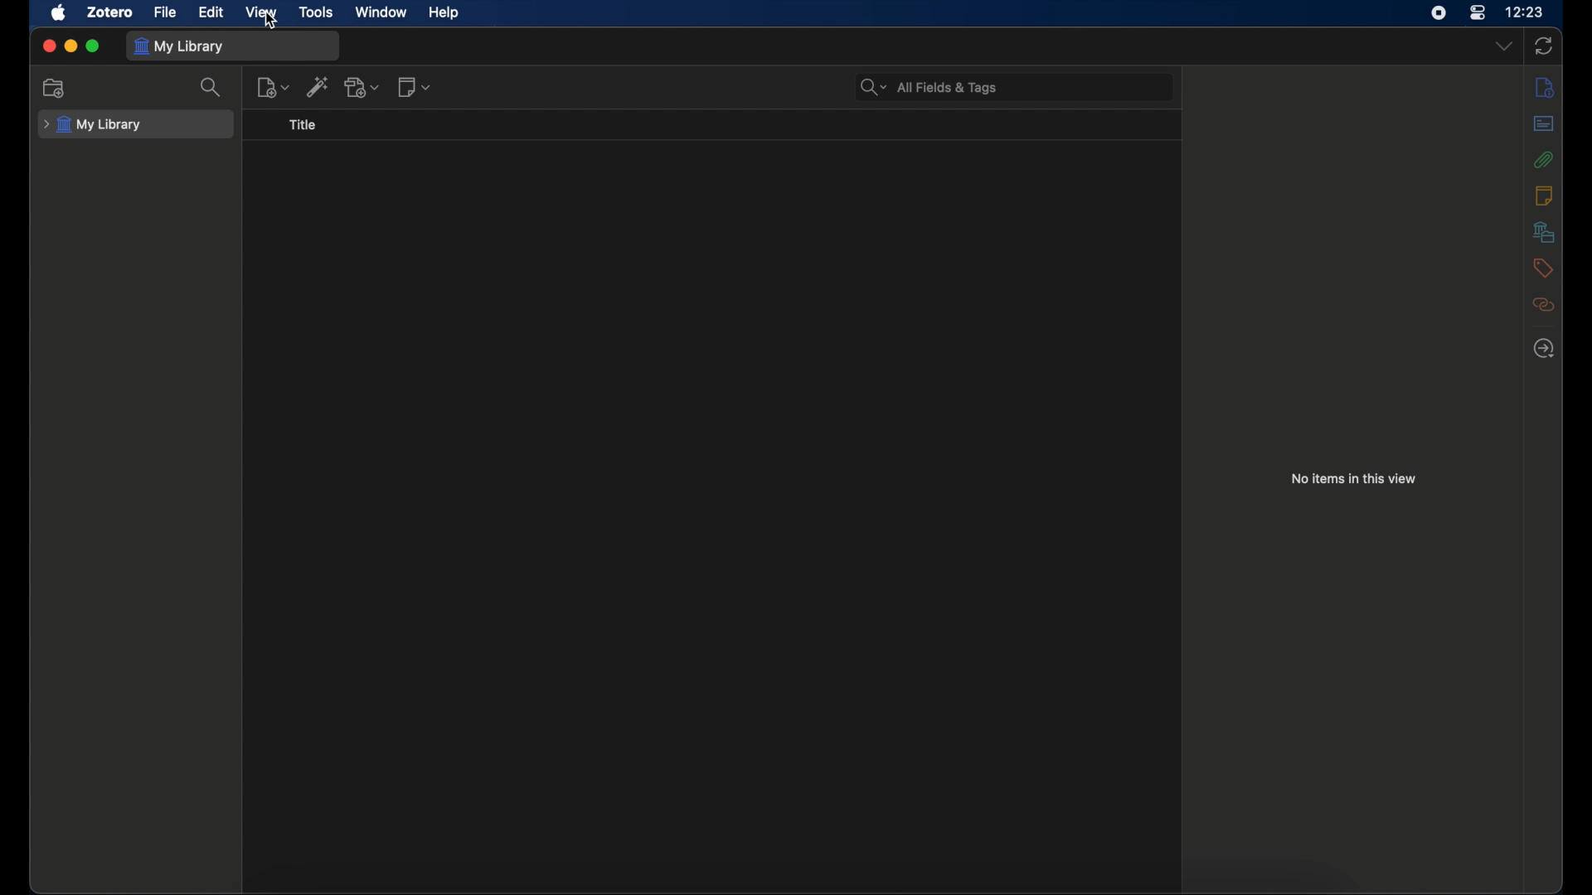  I want to click on my library, so click(181, 46).